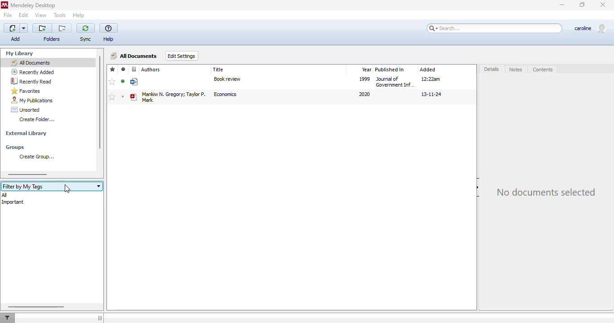 Image resolution: width=614 pixels, height=323 pixels. What do you see at coordinates (135, 56) in the screenshot?
I see `all documents` at bounding box center [135, 56].